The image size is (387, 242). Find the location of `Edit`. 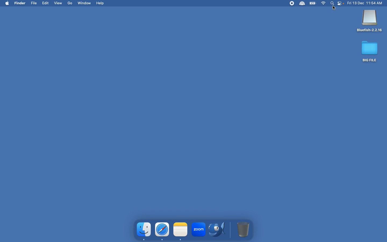

Edit is located at coordinates (46, 3).